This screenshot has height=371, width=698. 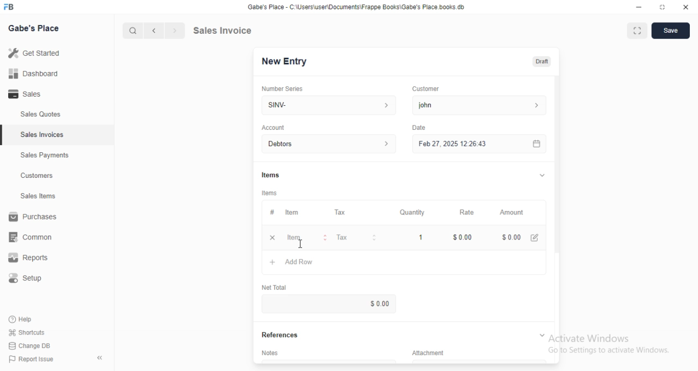 What do you see at coordinates (273, 127) in the screenshot?
I see `Account` at bounding box center [273, 127].